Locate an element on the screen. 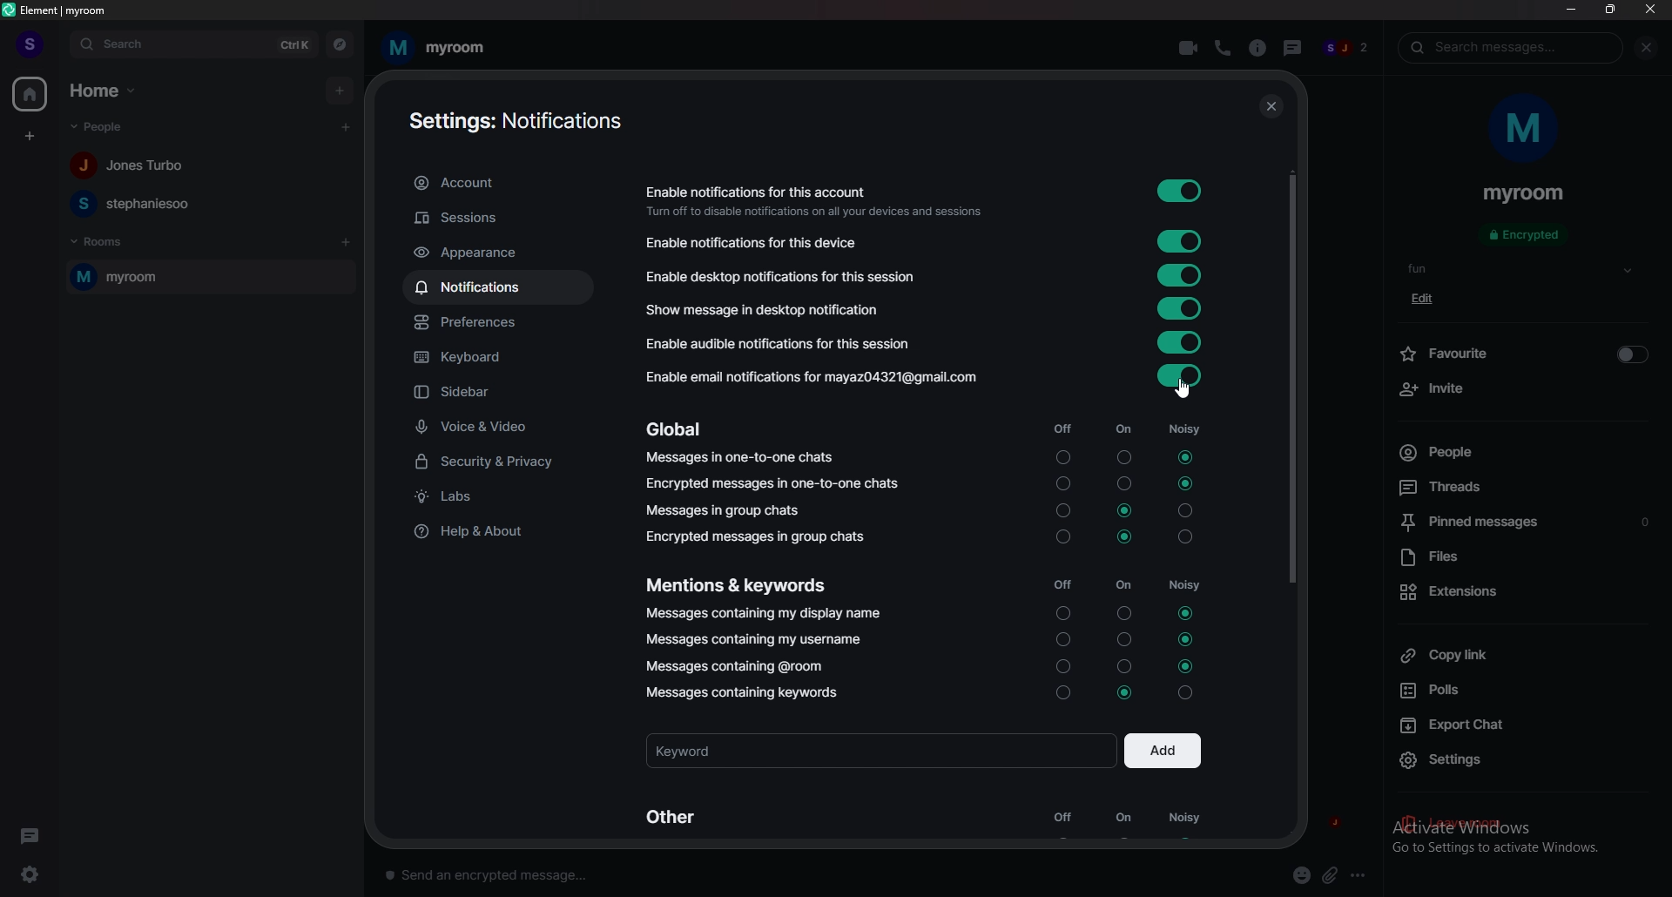 The image size is (1672, 897). rooms is located at coordinates (102, 242).